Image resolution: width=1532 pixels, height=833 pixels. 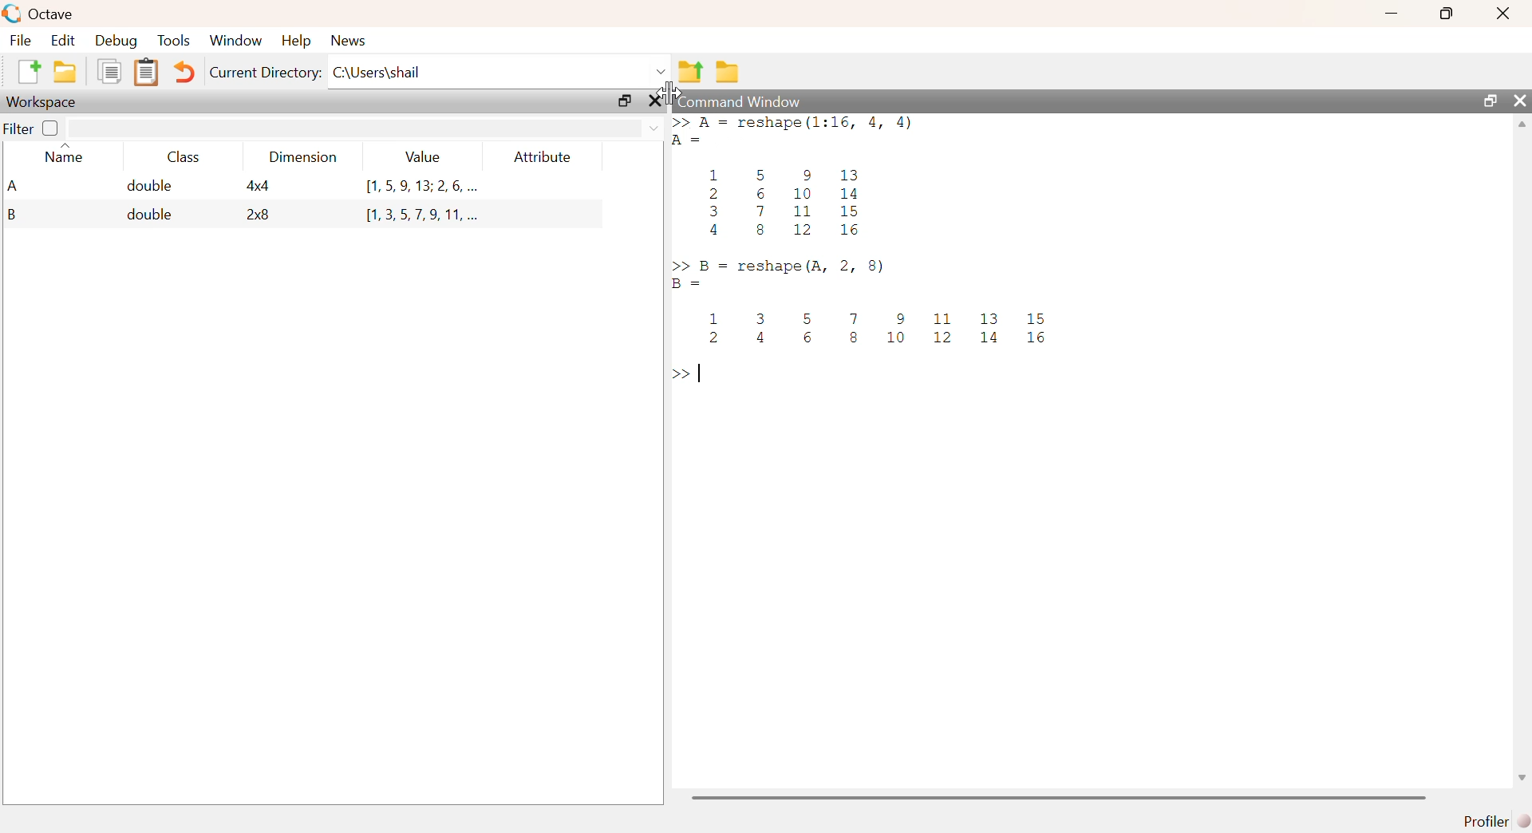 What do you see at coordinates (703, 374) in the screenshot?
I see `text cursor` at bounding box center [703, 374].